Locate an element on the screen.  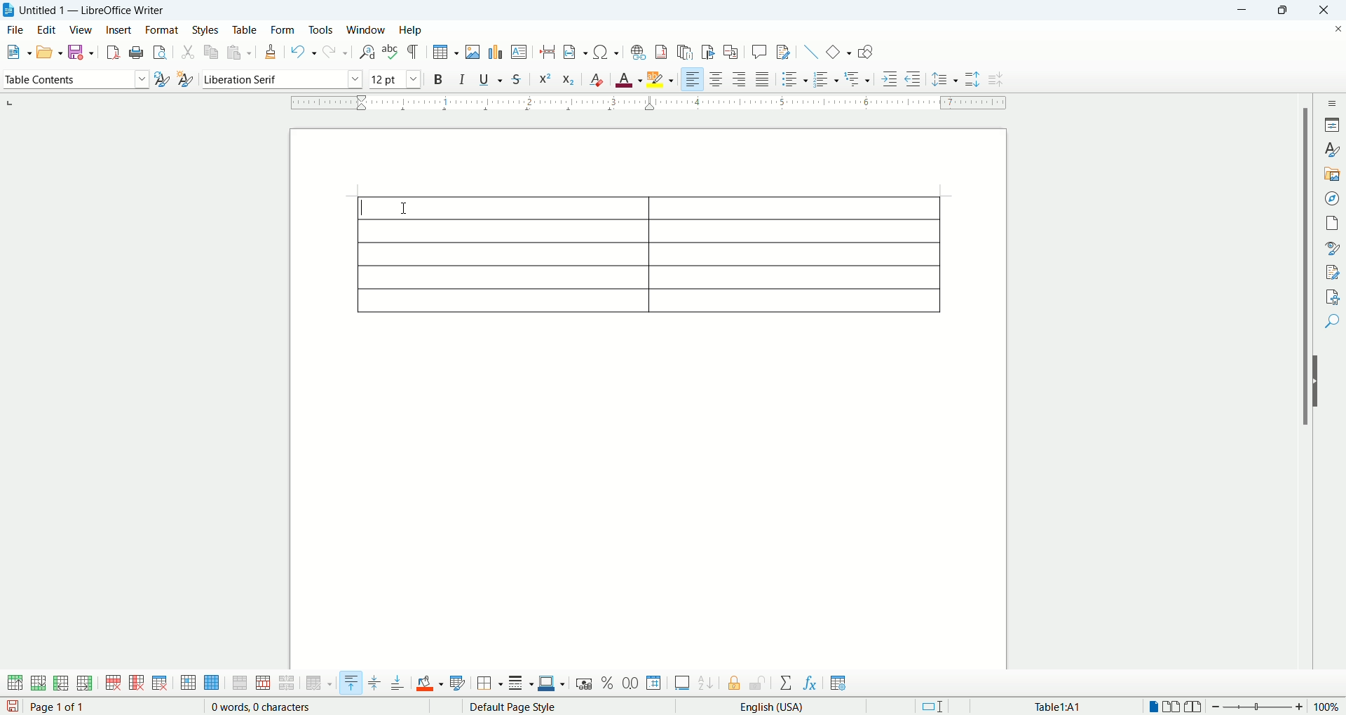
decimal format is located at coordinates (631, 683).